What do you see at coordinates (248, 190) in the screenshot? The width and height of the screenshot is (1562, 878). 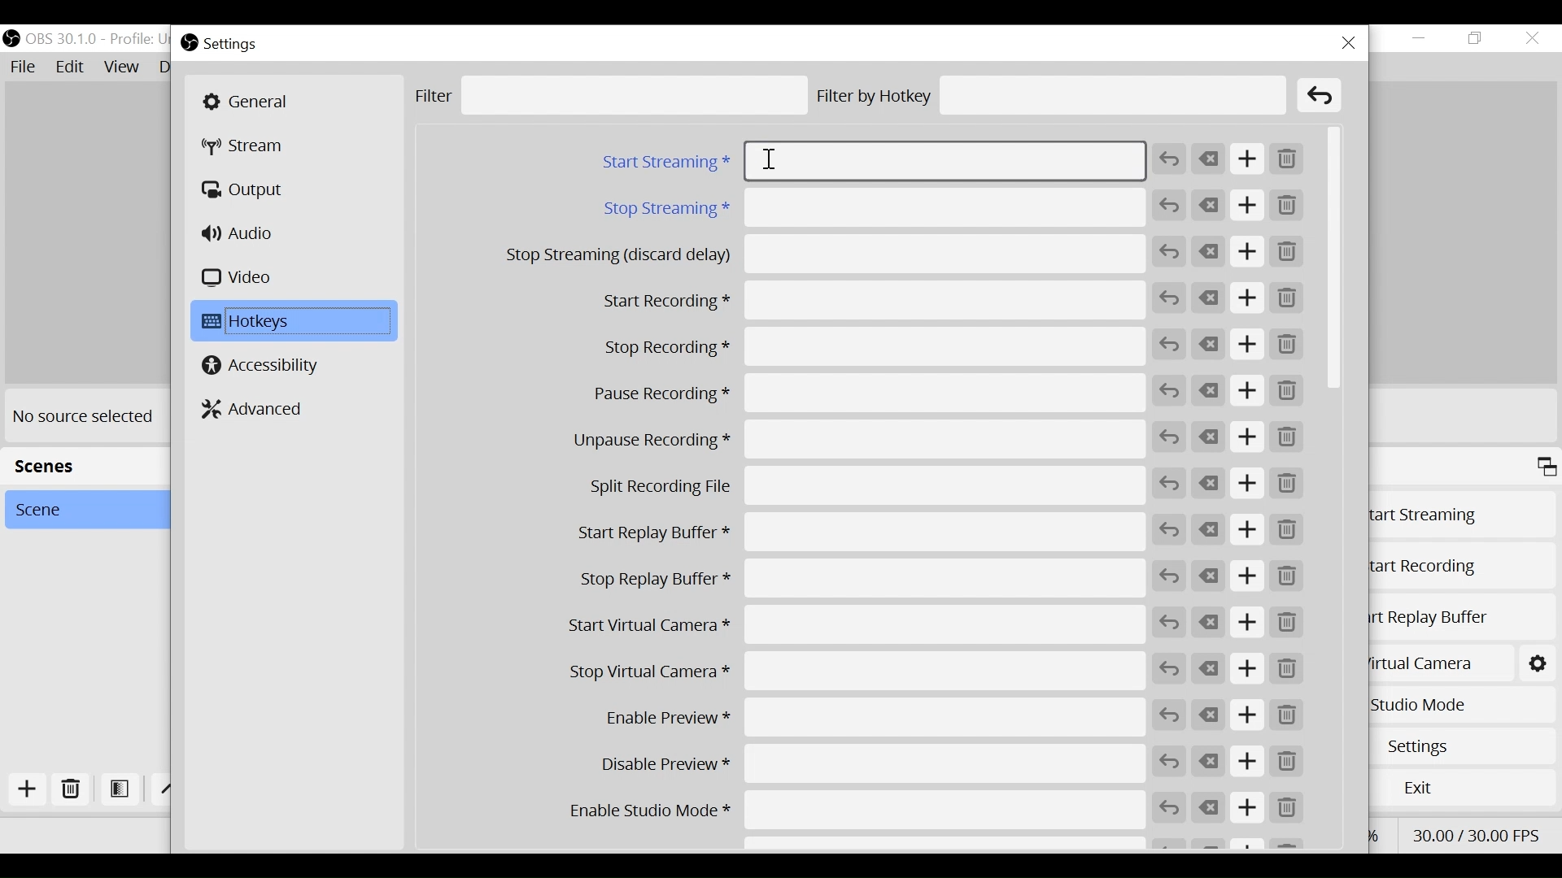 I see `Output` at bounding box center [248, 190].